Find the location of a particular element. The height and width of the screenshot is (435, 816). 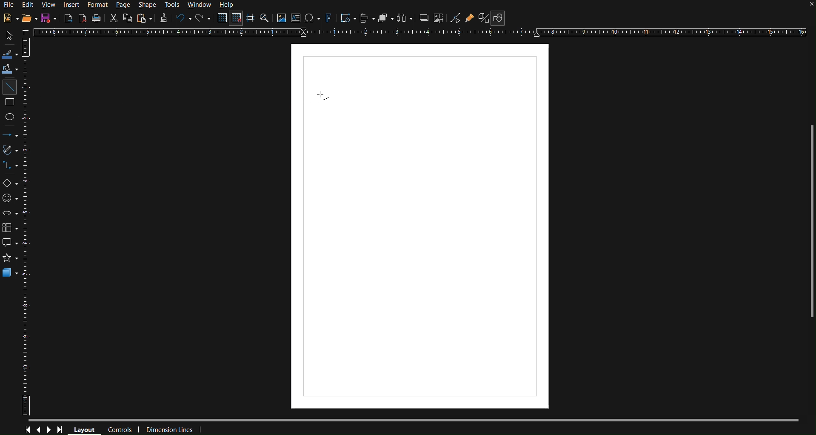

Vertical Horizontal is located at coordinates (28, 227).